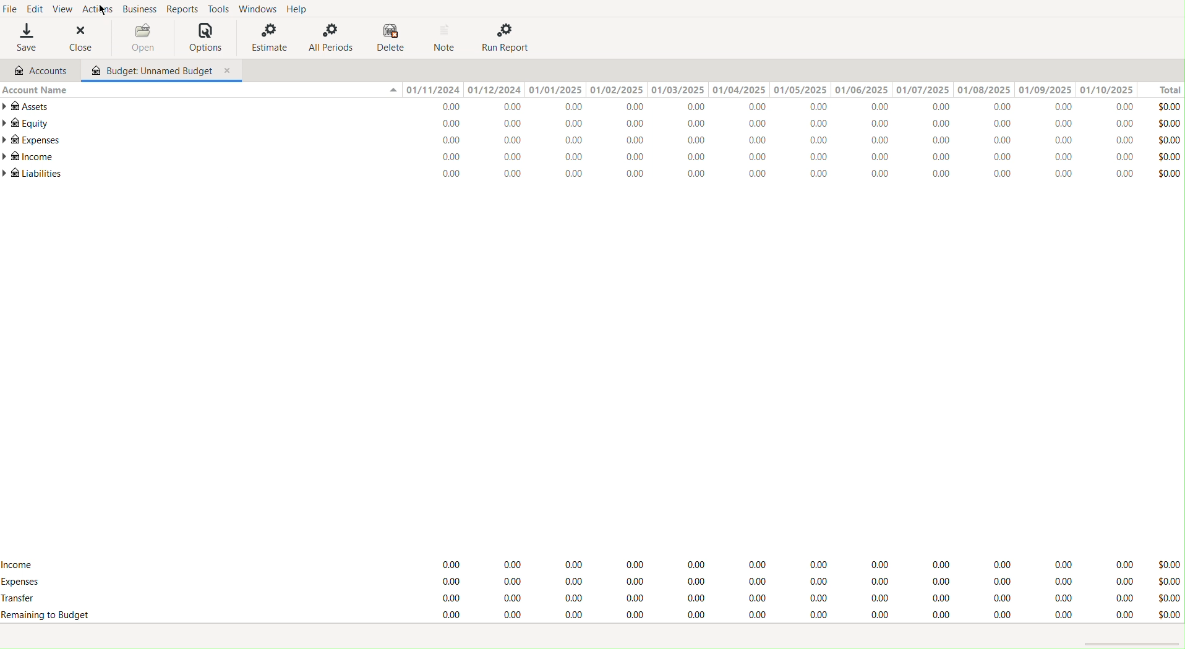  What do you see at coordinates (46, 615) in the screenshot?
I see `Remaining Budget` at bounding box center [46, 615].